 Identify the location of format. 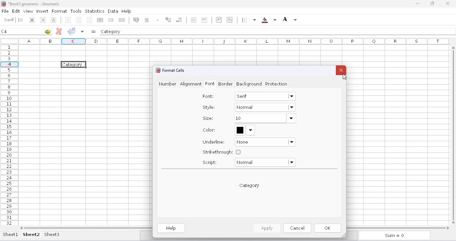
(59, 11).